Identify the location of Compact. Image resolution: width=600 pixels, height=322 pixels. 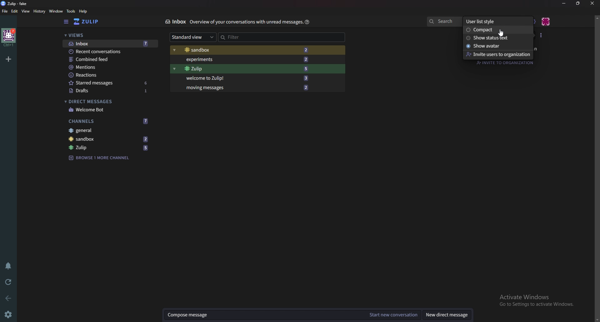
(495, 30).